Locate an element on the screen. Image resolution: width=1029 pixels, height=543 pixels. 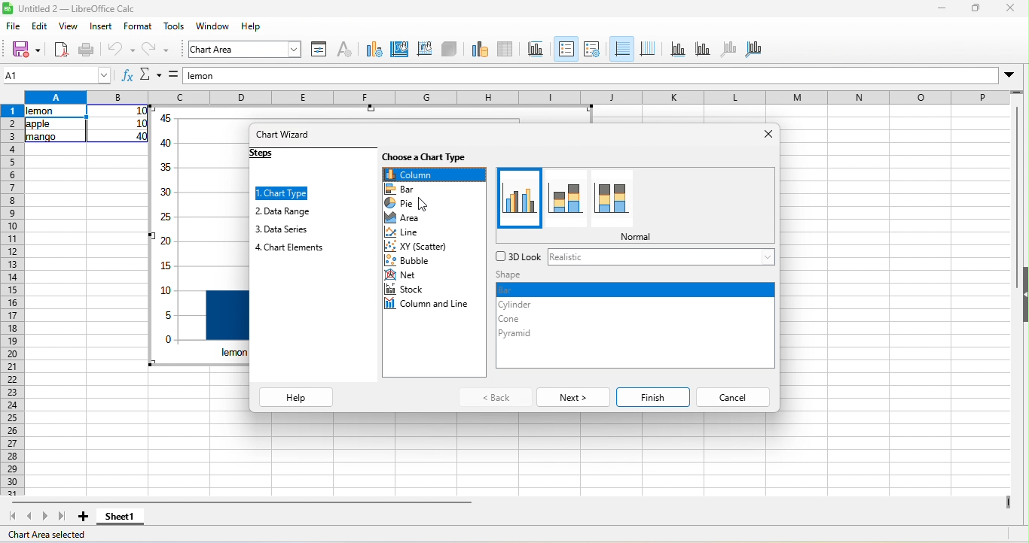
bar is located at coordinates (406, 189).